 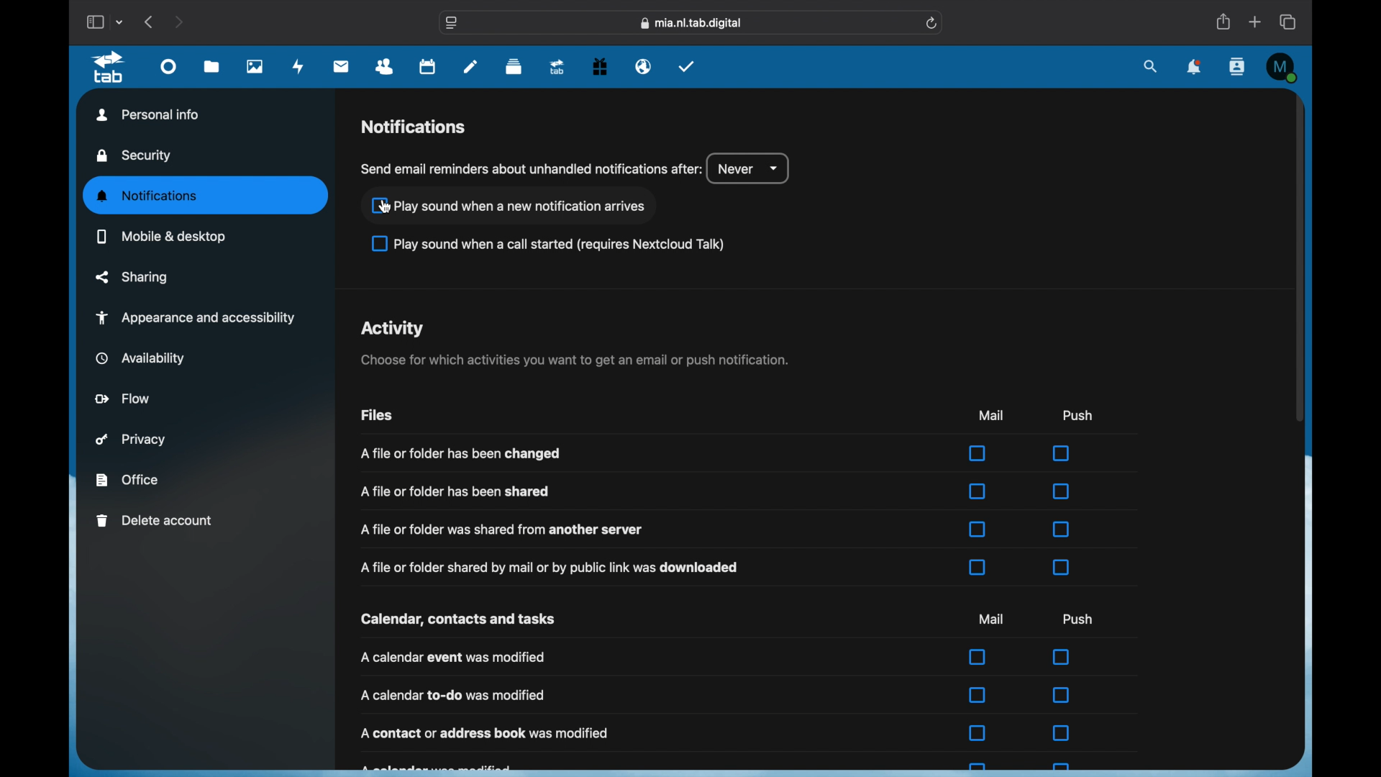 I want to click on previous, so click(x=150, y=22).